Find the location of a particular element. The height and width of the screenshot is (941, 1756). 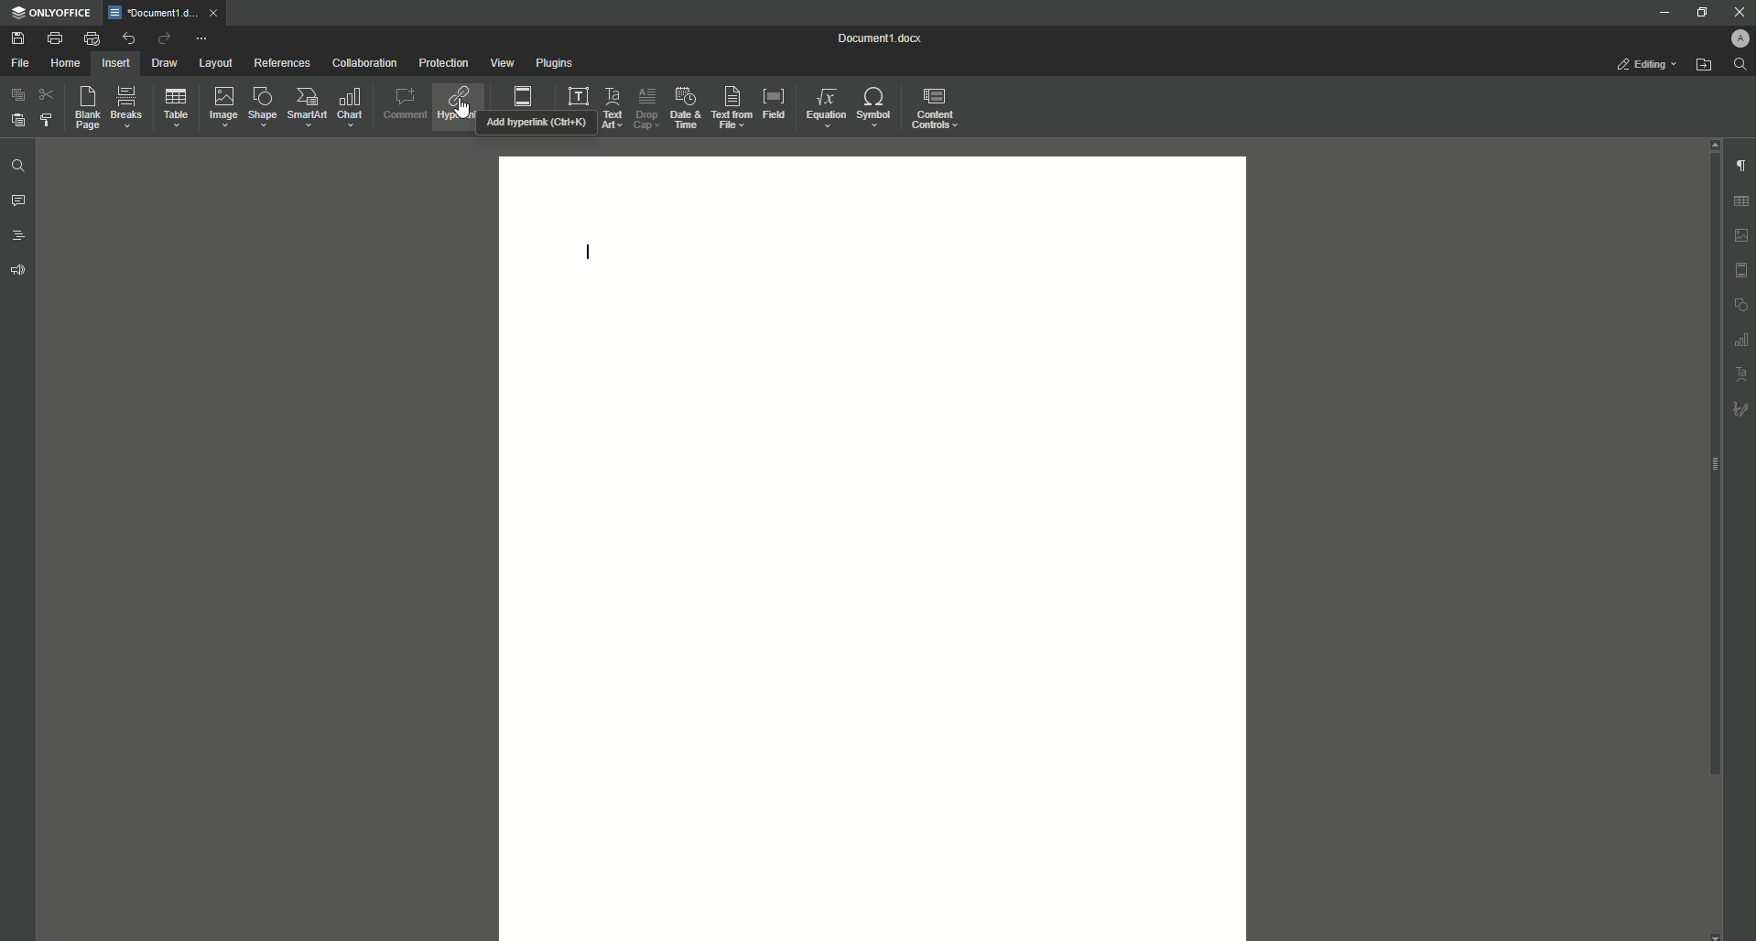

Header & footer settings is located at coordinates (1743, 271).